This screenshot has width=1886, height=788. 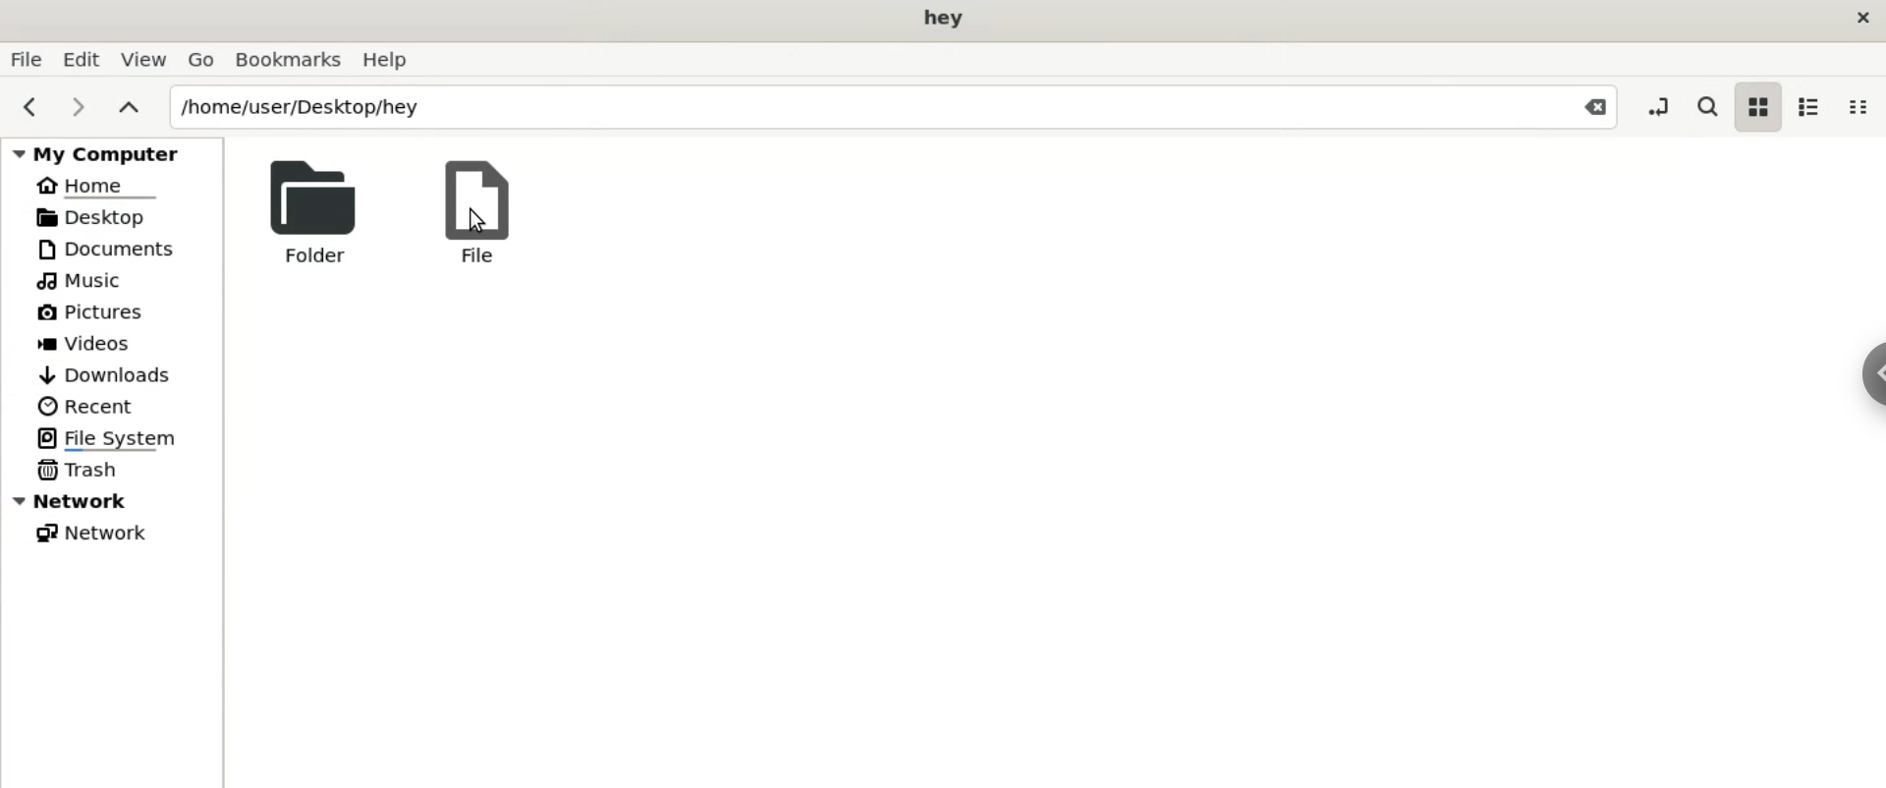 I want to click on chrome options, so click(x=1869, y=380).